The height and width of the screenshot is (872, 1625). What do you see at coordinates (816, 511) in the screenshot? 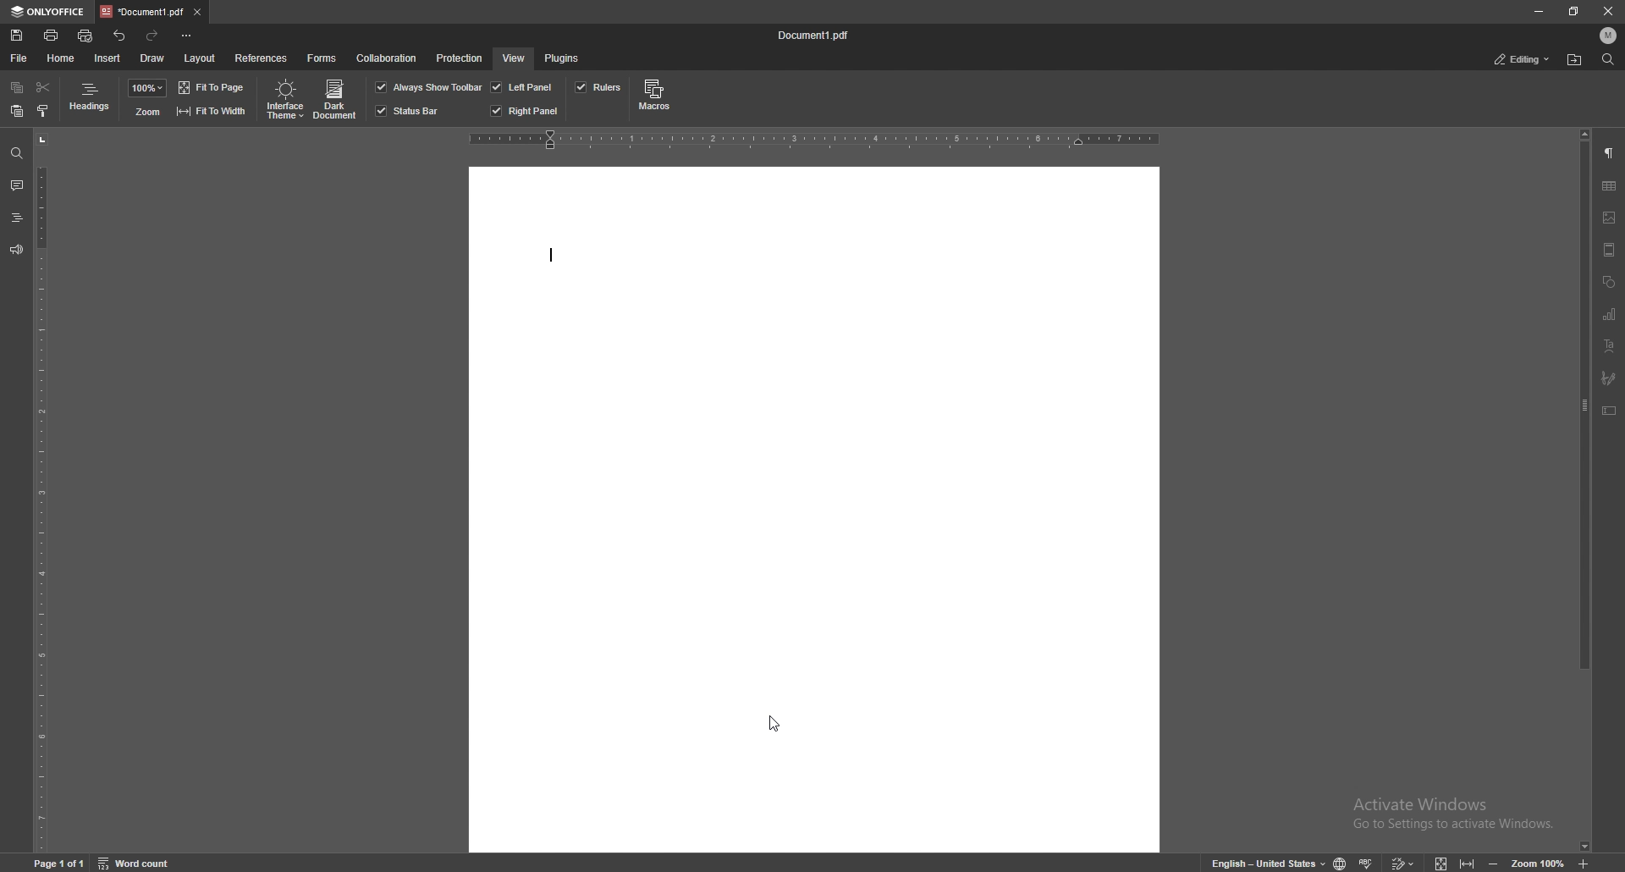
I see `document` at bounding box center [816, 511].